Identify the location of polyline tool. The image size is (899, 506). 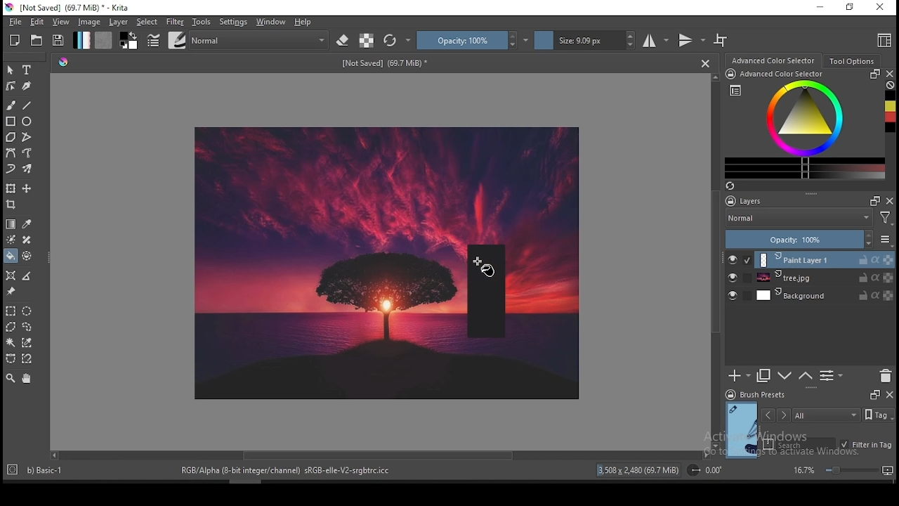
(27, 136).